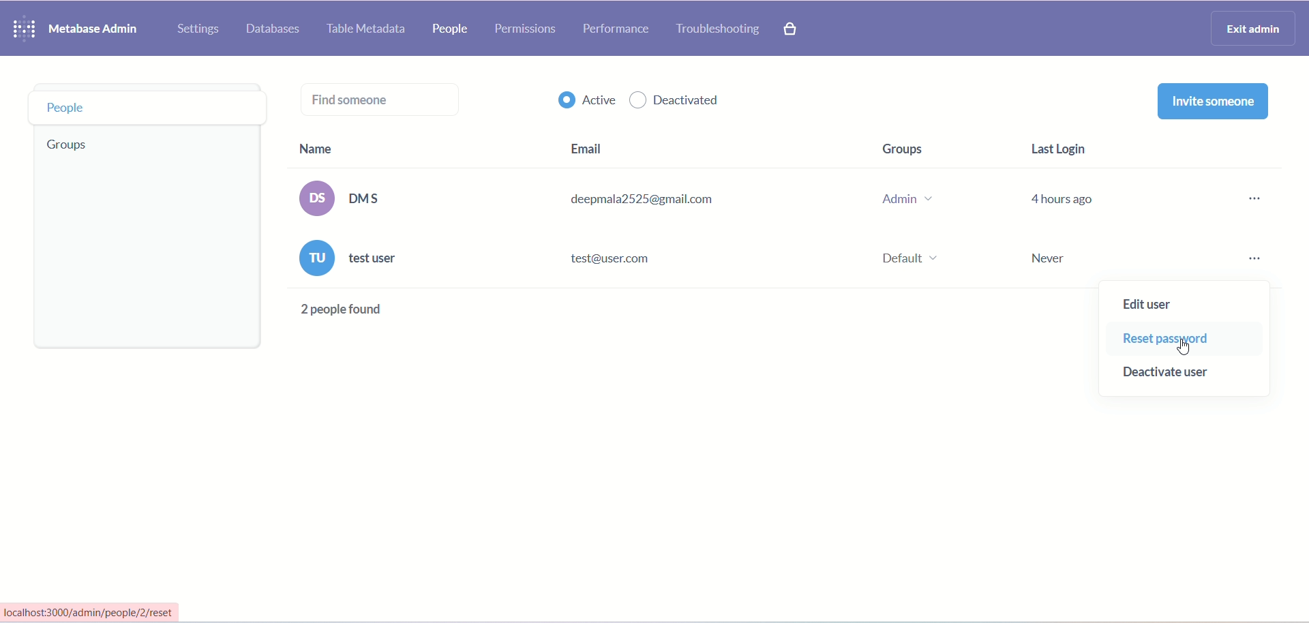 Image resolution: width=1309 pixels, height=623 pixels. Describe the element at coordinates (697, 261) in the screenshot. I see `(ru) test user test@user.com Default ~ Never` at that location.